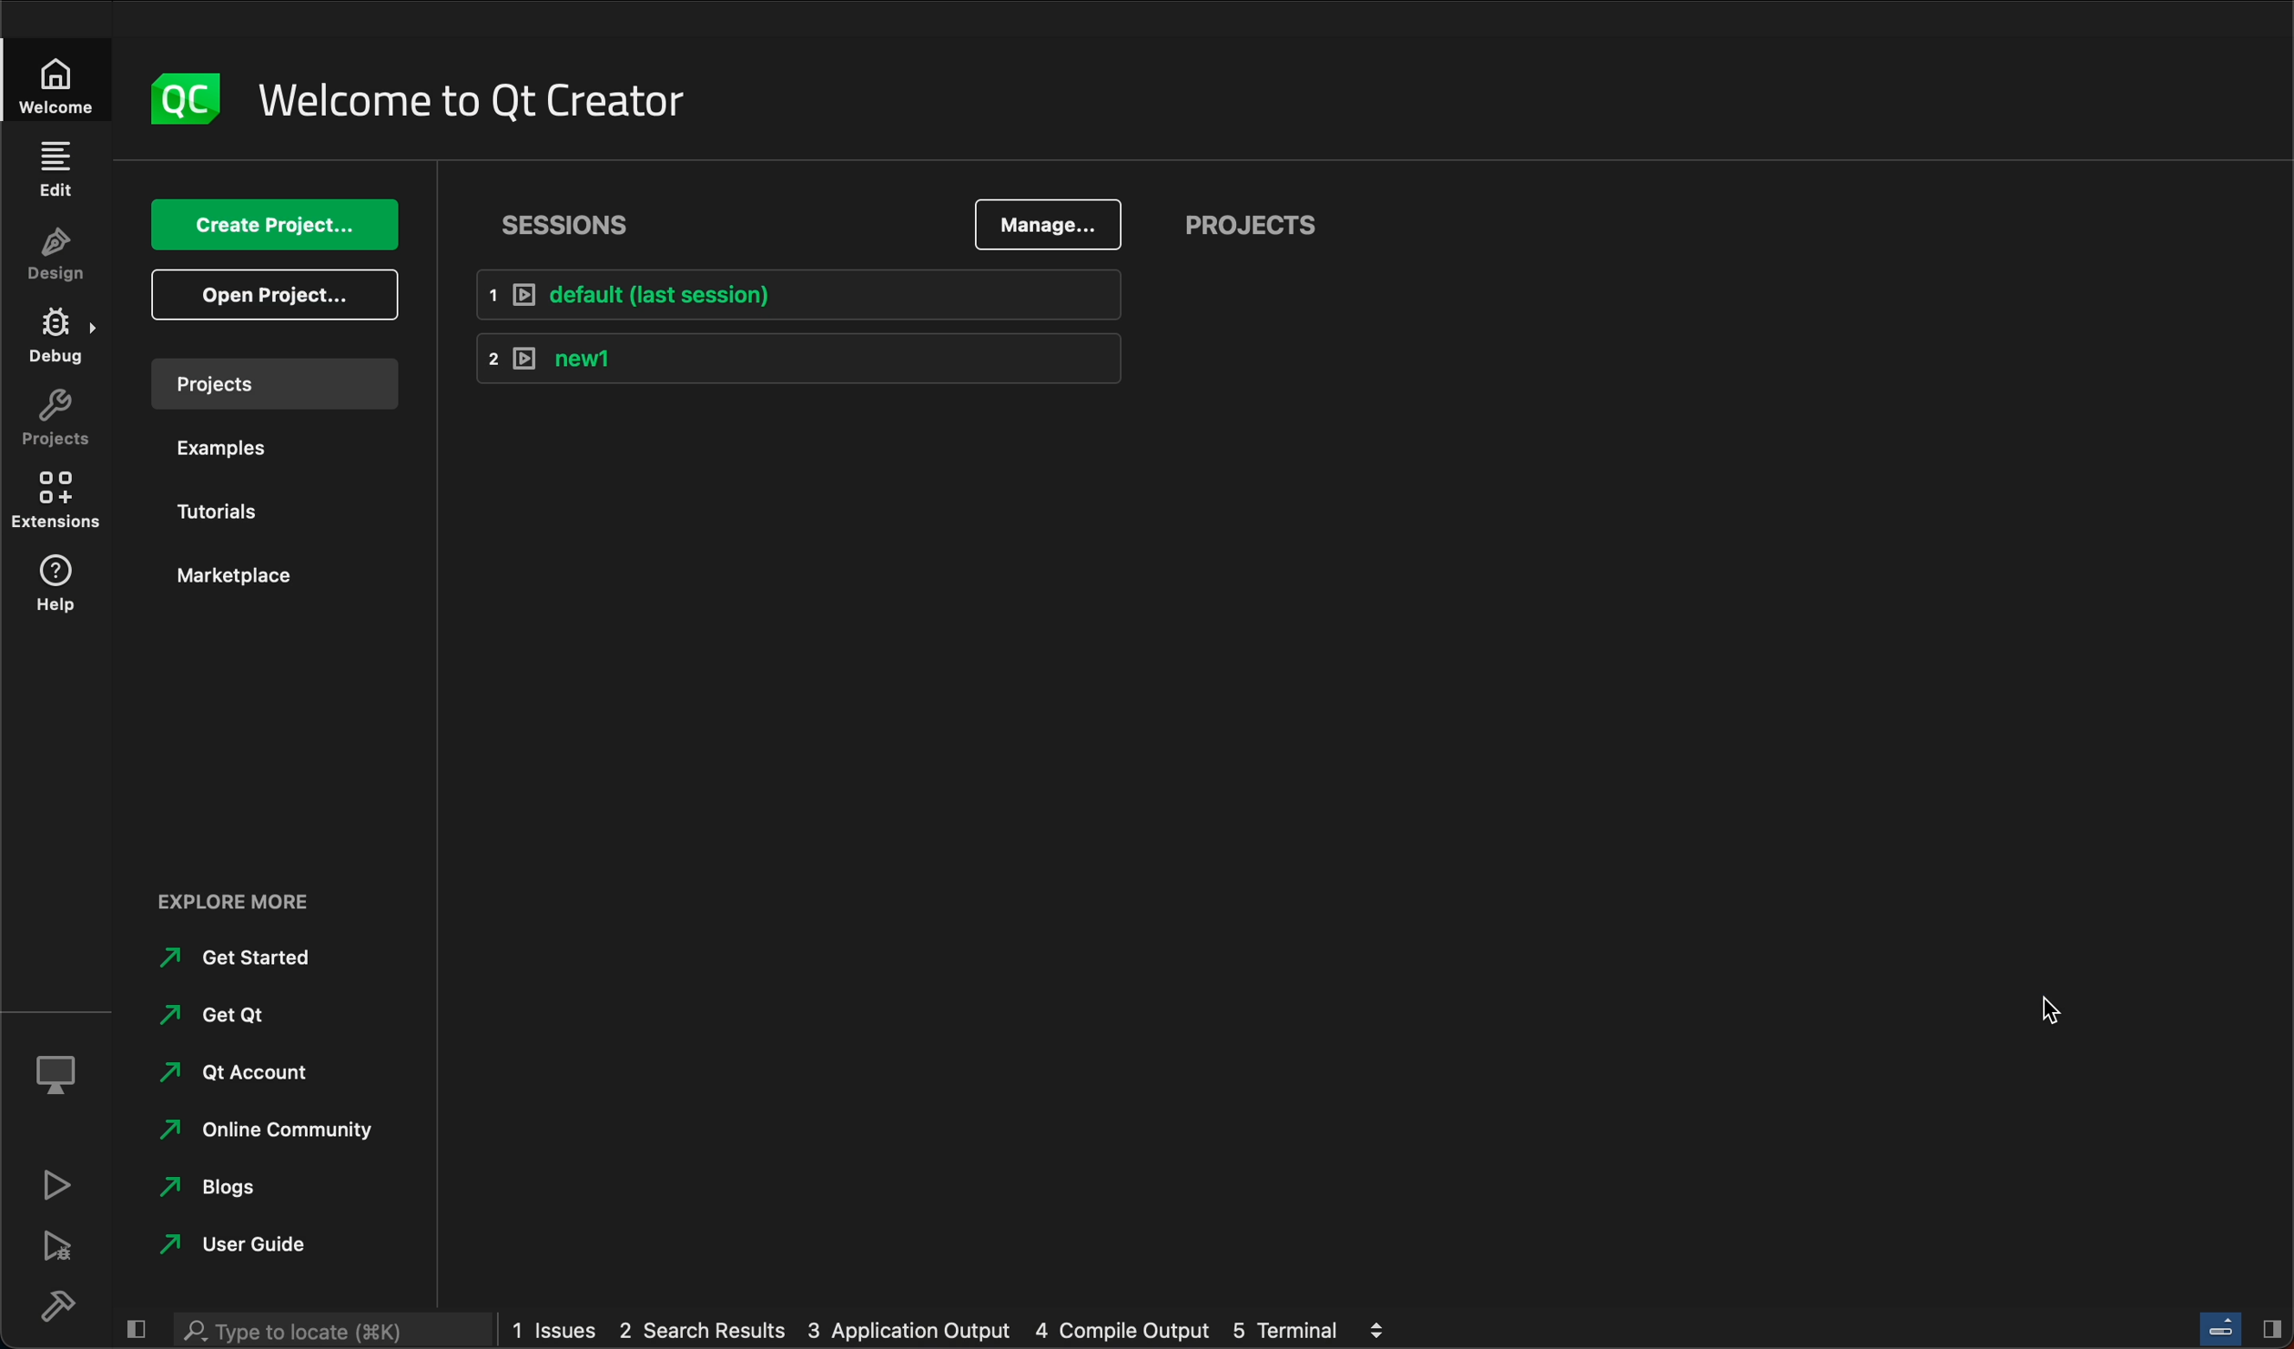  What do you see at coordinates (1263, 216) in the screenshot?
I see `projects` at bounding box center [1263, 216].